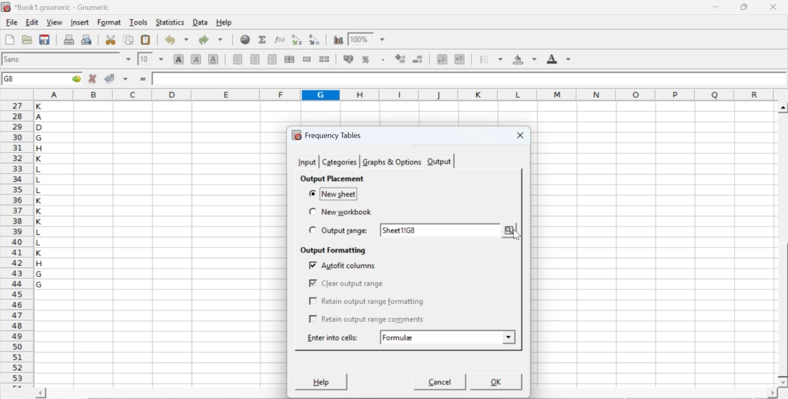 This screenshot has width=788, height=399. I want to click on statistics, so click(169, 22).